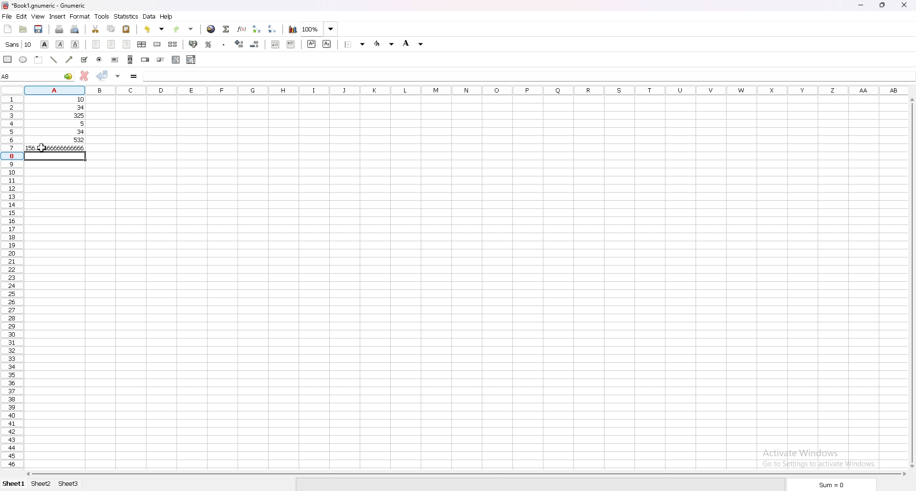 The width and height of the screenshot is (916, 491). What do you see at coordinates (832, 485) in the screenshot?
I see `sum` at bounding box center [832, 485].